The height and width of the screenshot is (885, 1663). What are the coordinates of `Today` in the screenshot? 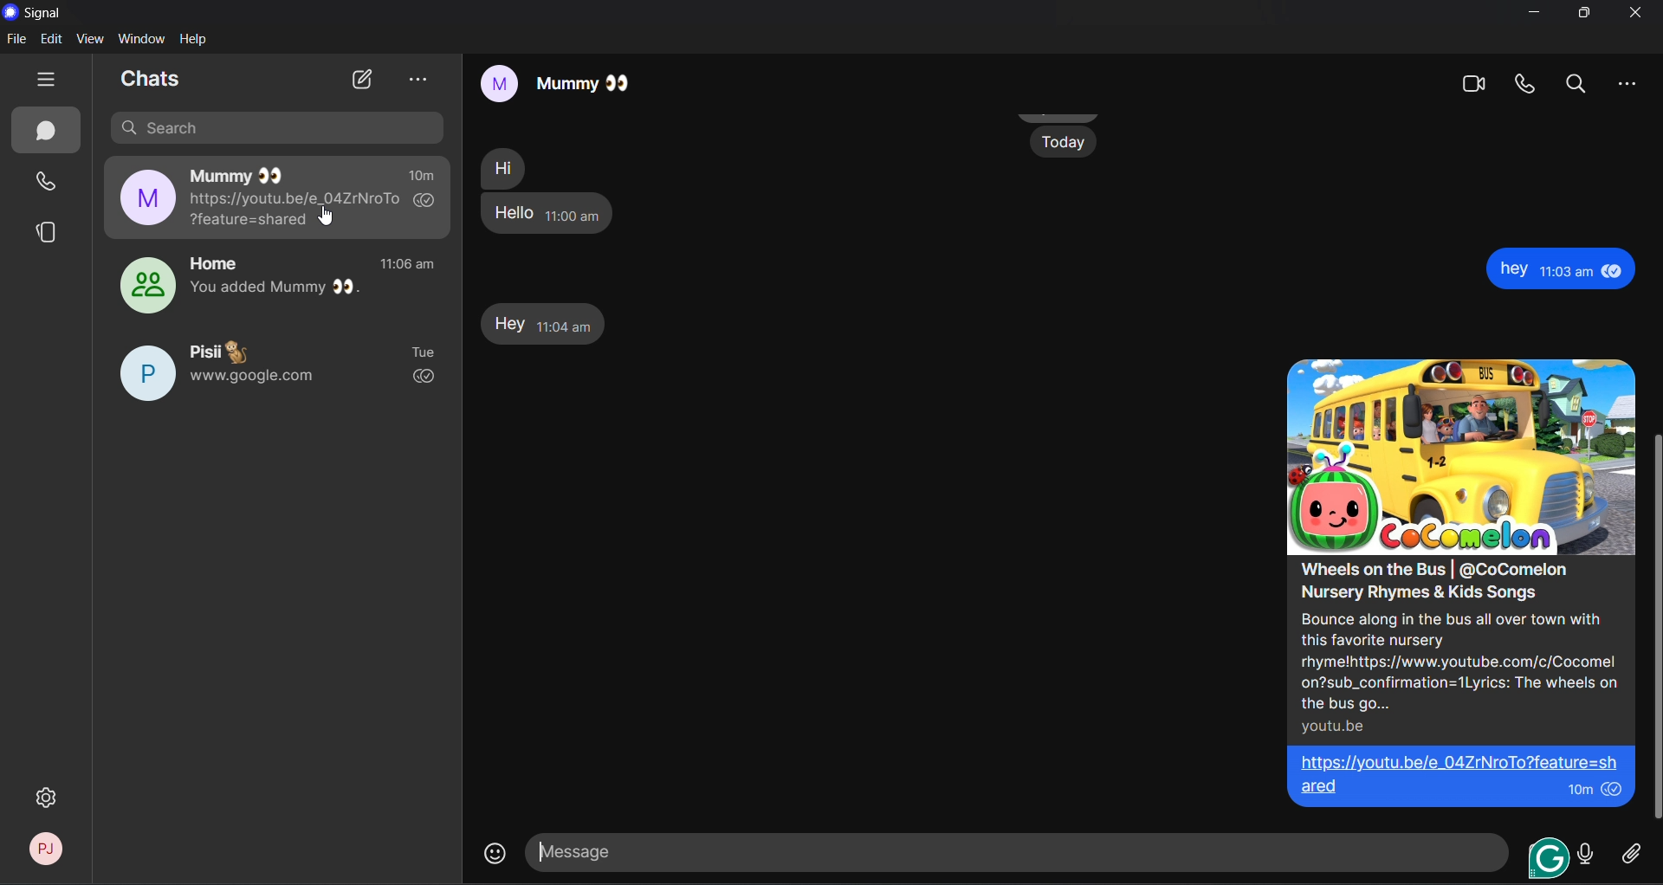 It's located at (1065, 143).